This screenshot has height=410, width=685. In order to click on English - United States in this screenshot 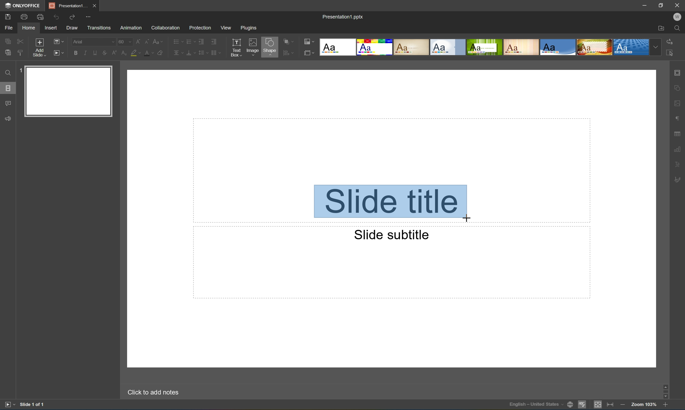, I will do `click(536, 406)`.